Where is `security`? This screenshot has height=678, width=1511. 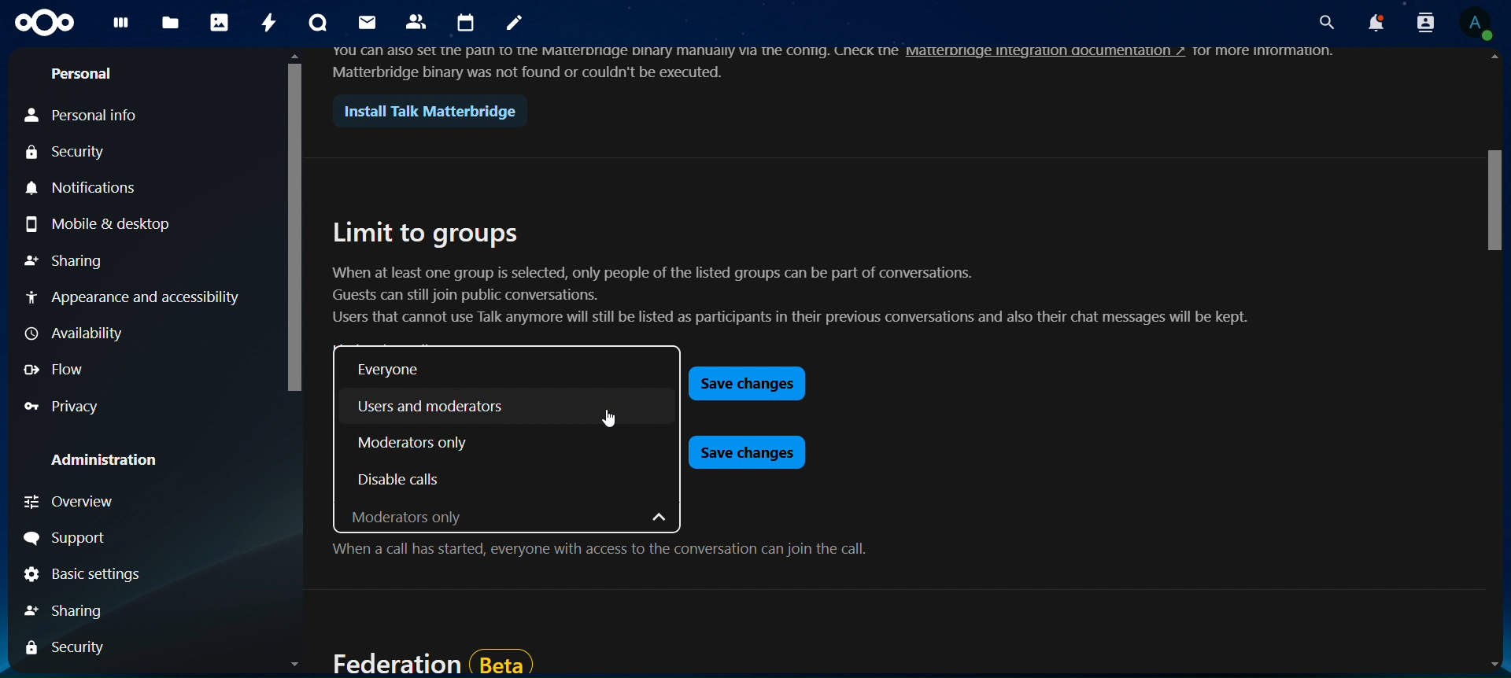 security is located at coordinates (69, 153).